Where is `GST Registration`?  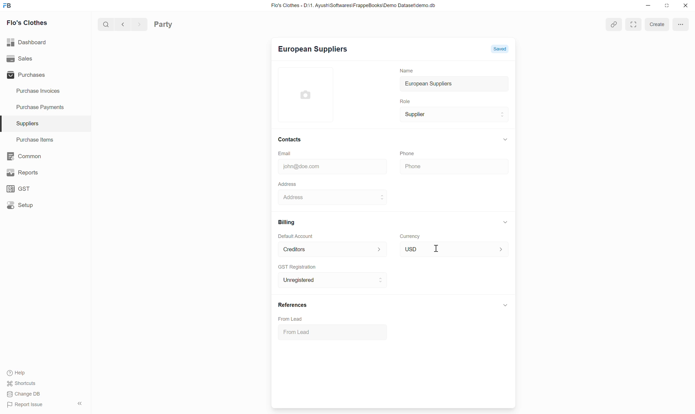
GST Registration is located at coordinates (300, 266).